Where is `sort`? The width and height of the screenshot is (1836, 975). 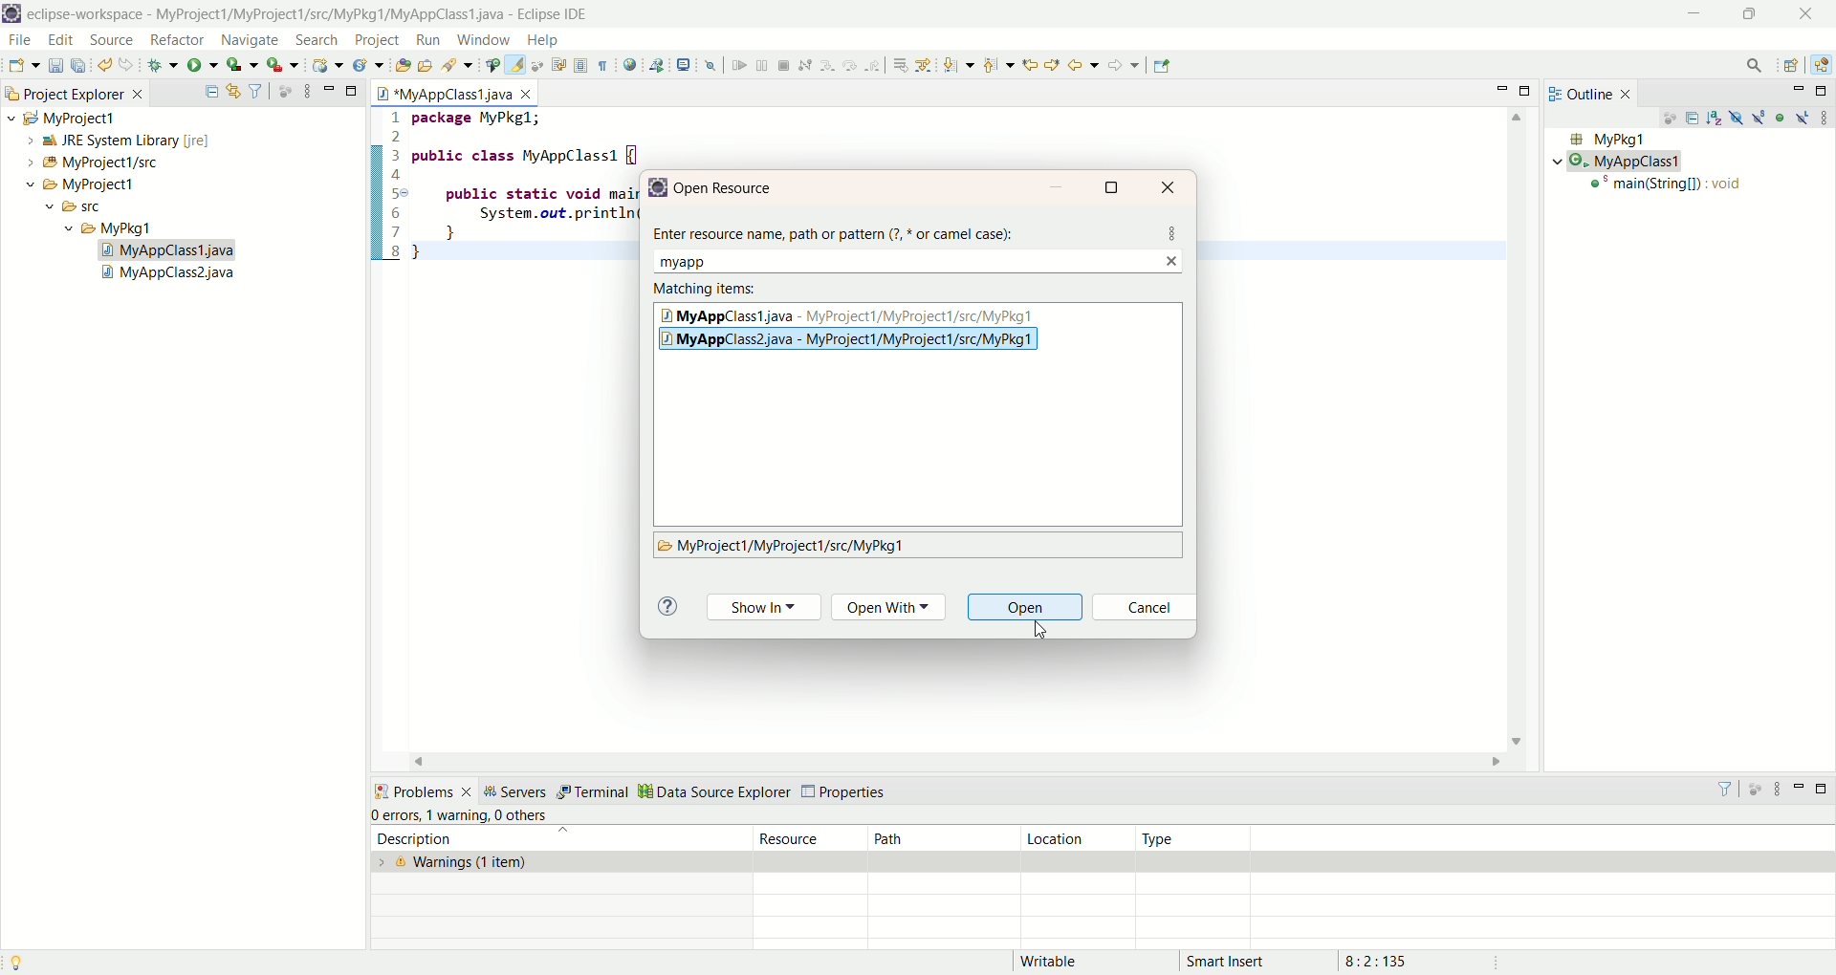
sort is located at coordinates (1717, 117).